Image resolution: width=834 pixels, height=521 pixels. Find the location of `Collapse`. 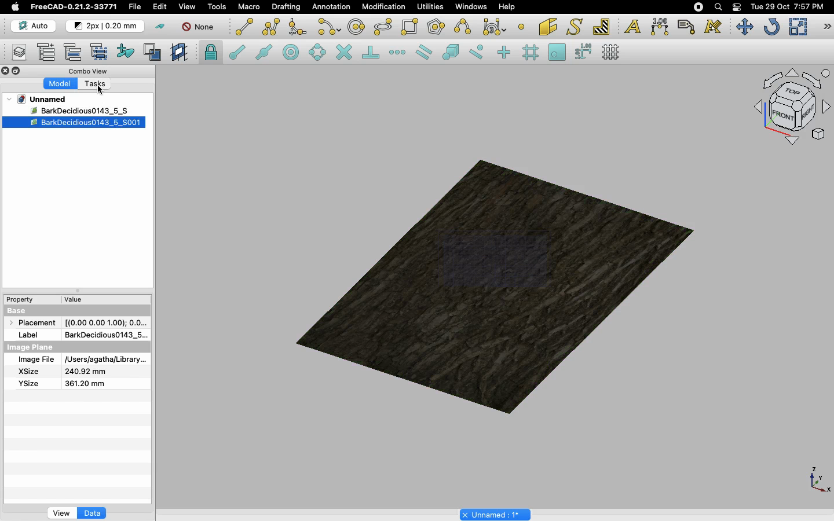

Collapse is located at coordinates (17, 71).